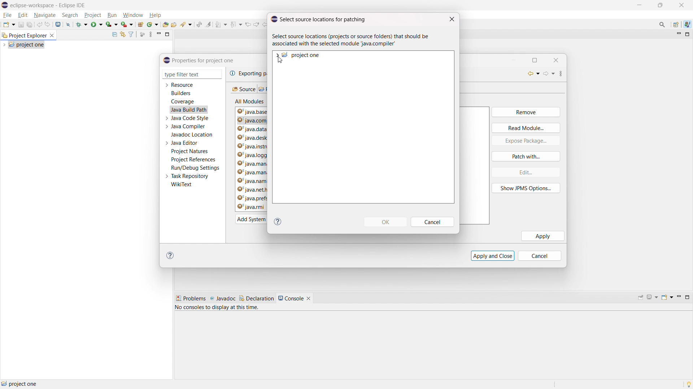  What do you see at coordinates (127, 24) in the screenshot?
I see `use last tool` at bounding box center [127, 24].